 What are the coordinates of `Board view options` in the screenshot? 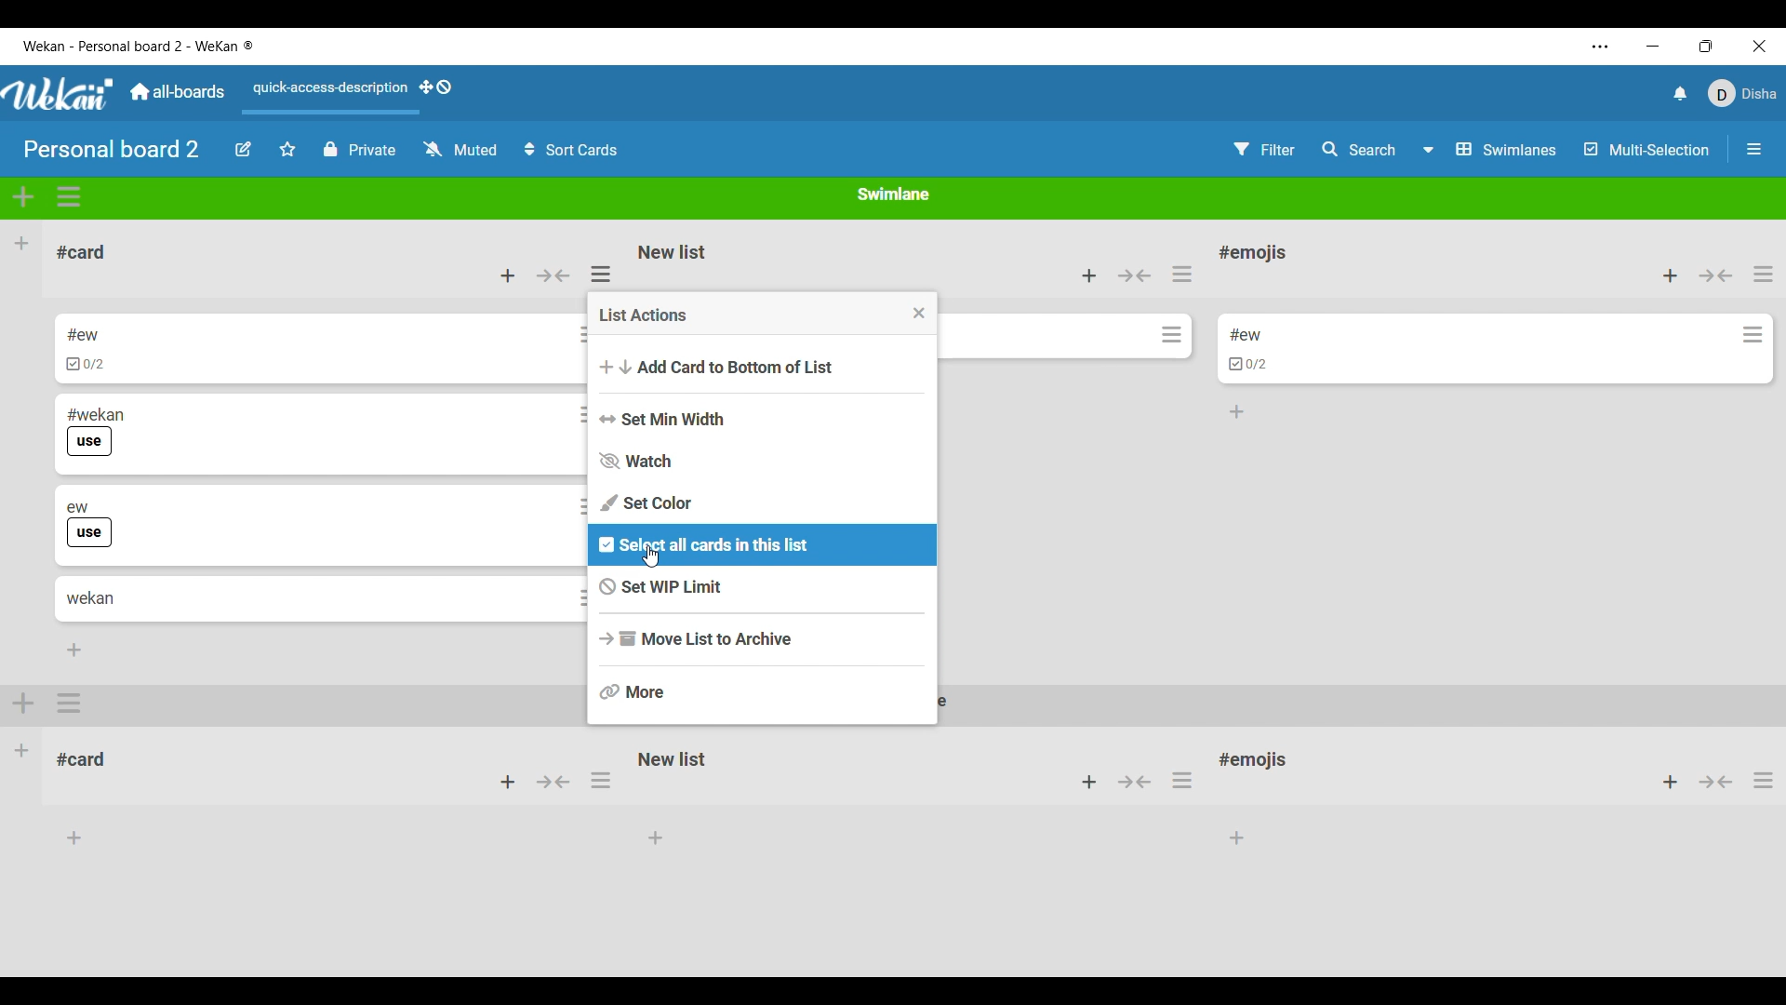 It's located at (1492, 149).